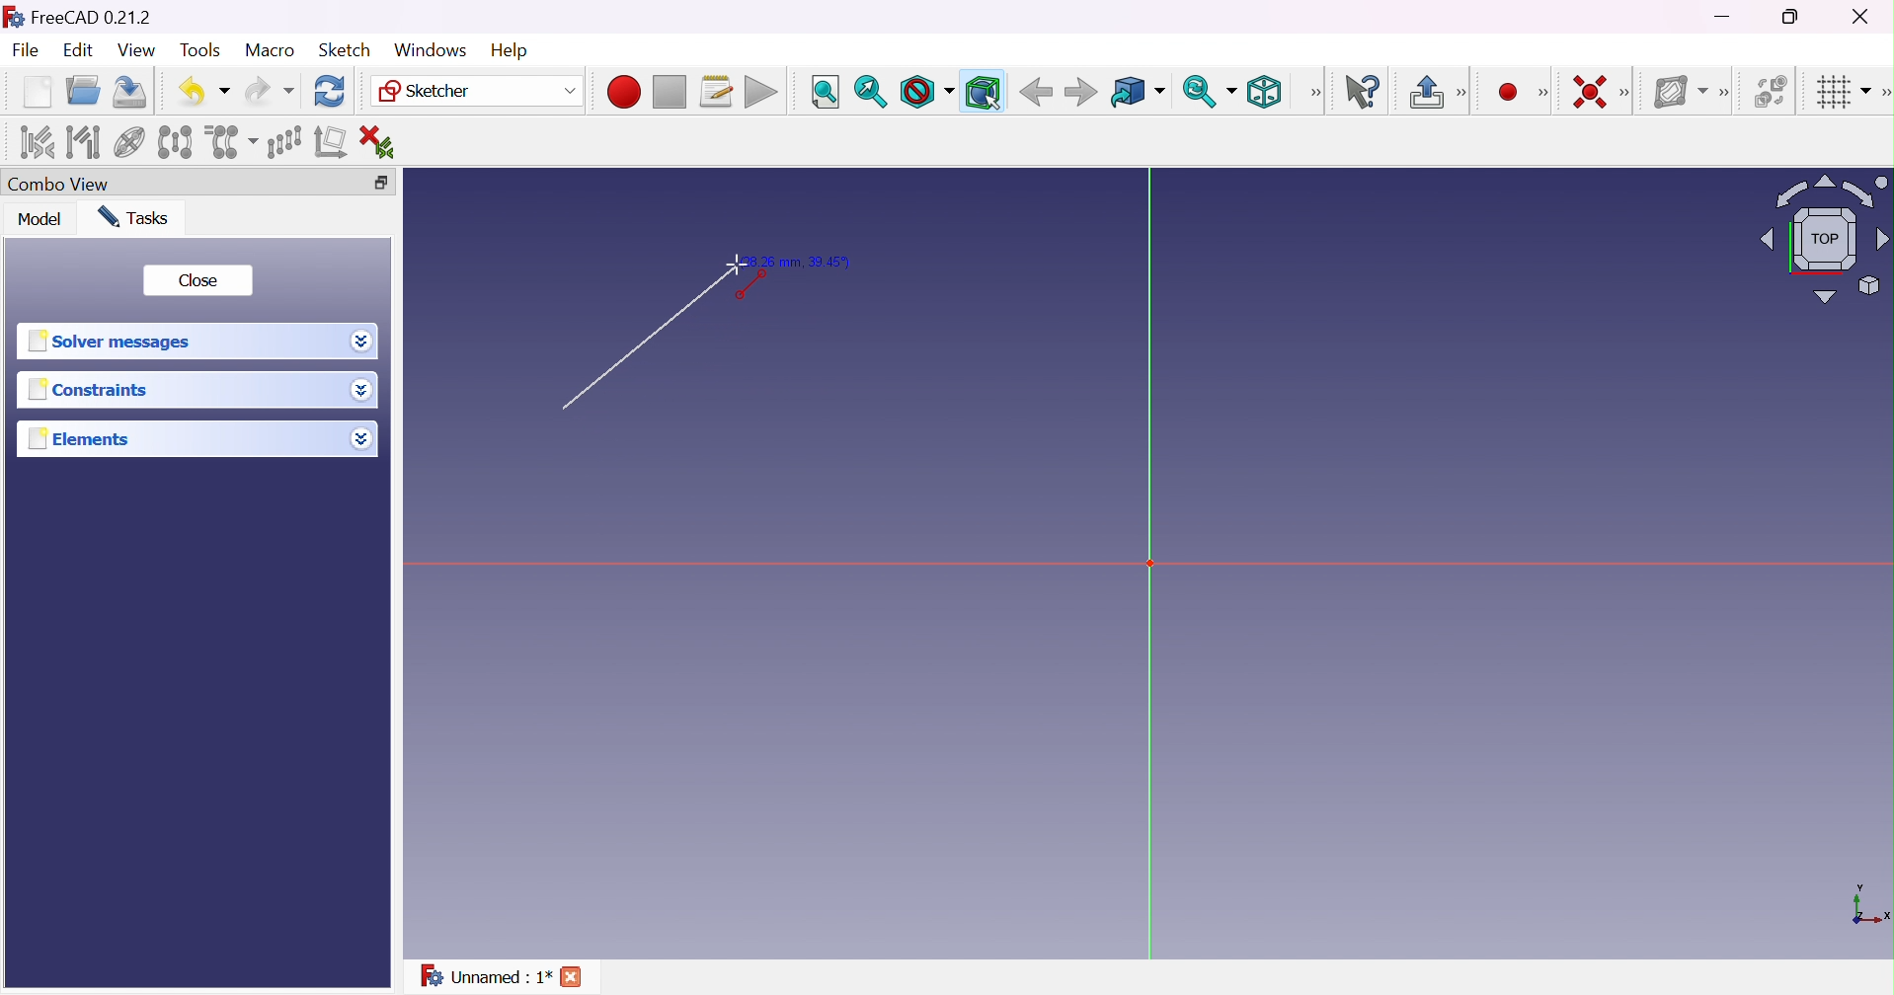  Describe the element at coordinates (174, 142) in the screenshot. I see `Symmetry` at that location.